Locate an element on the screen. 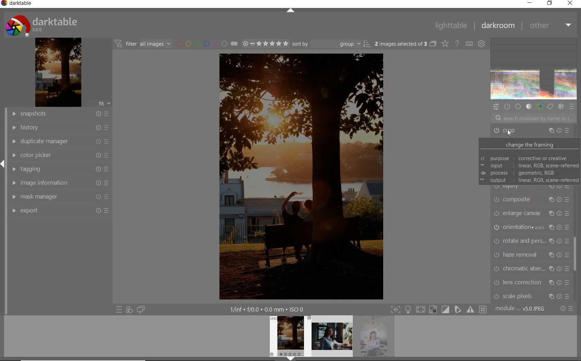  darkroom is located at coordinates (498, 26).